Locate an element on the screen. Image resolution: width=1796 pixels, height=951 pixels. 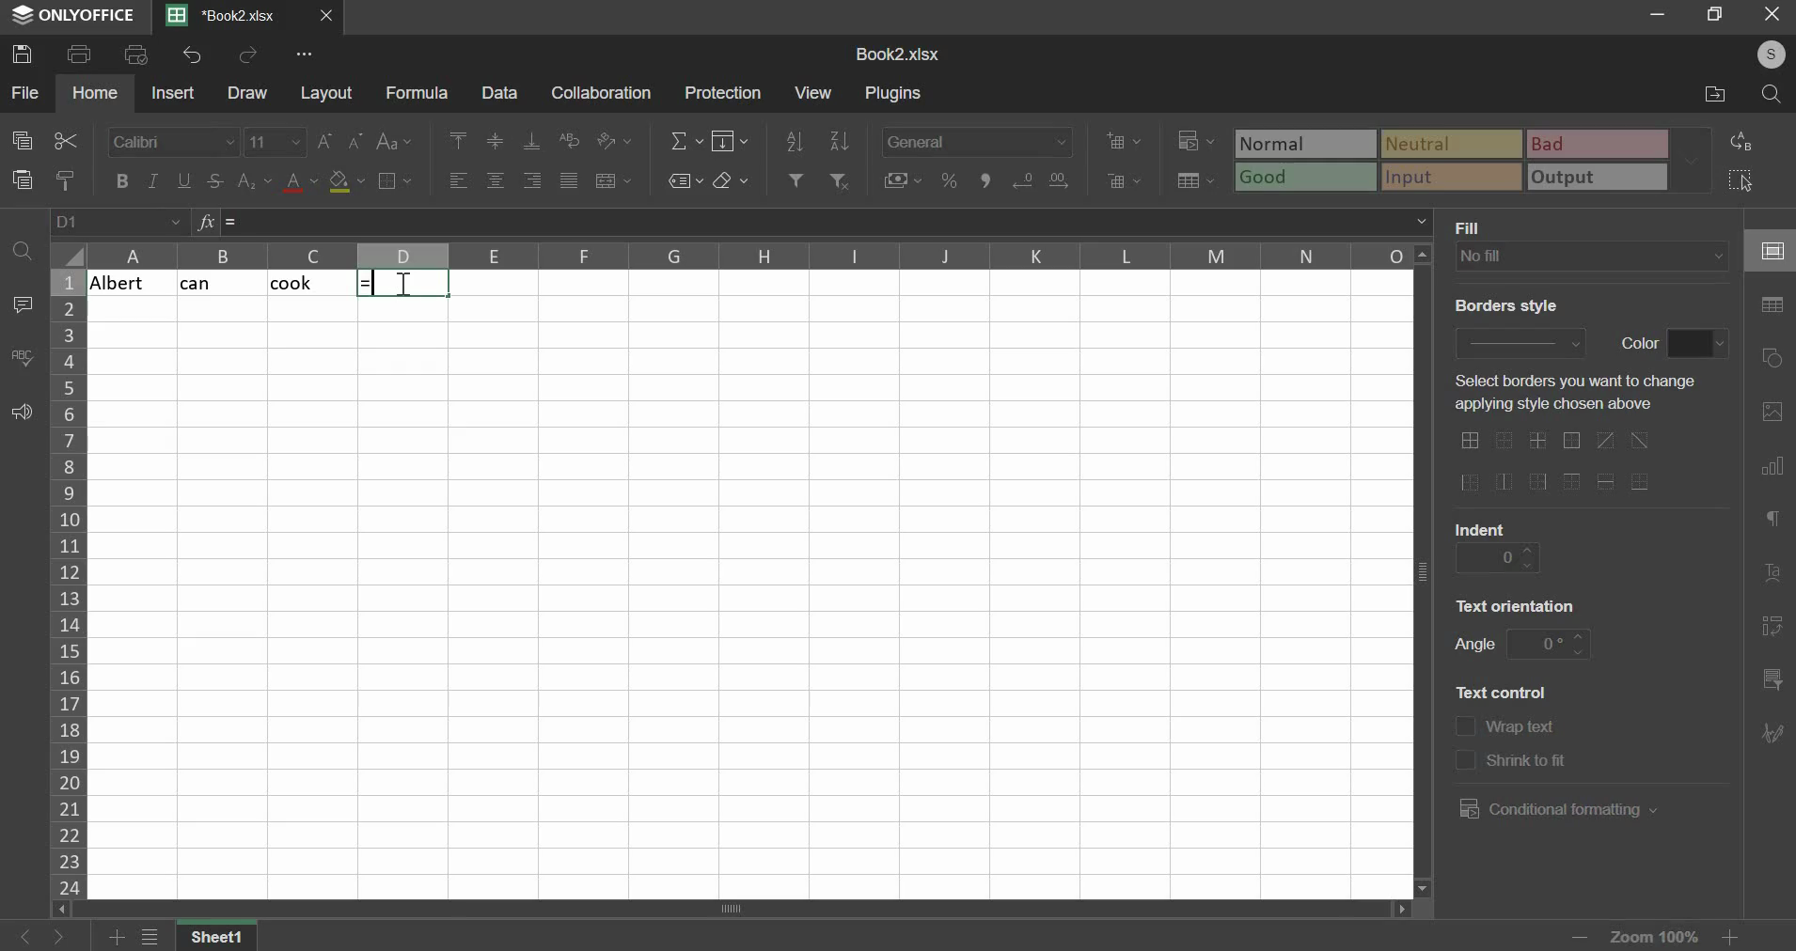
find is located at coordinates (21, 248).